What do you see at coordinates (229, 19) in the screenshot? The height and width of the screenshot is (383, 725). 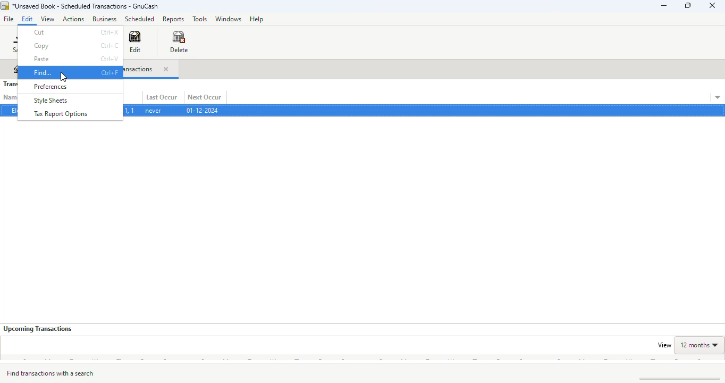 I see `windows` at bounding box center [229, 19].